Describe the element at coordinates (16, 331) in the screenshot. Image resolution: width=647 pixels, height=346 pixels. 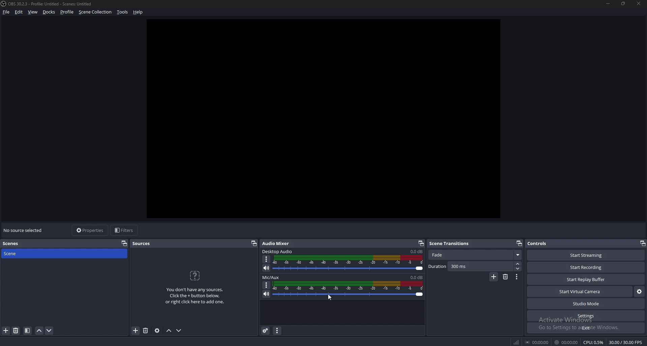
I see `remove scene` at that location.